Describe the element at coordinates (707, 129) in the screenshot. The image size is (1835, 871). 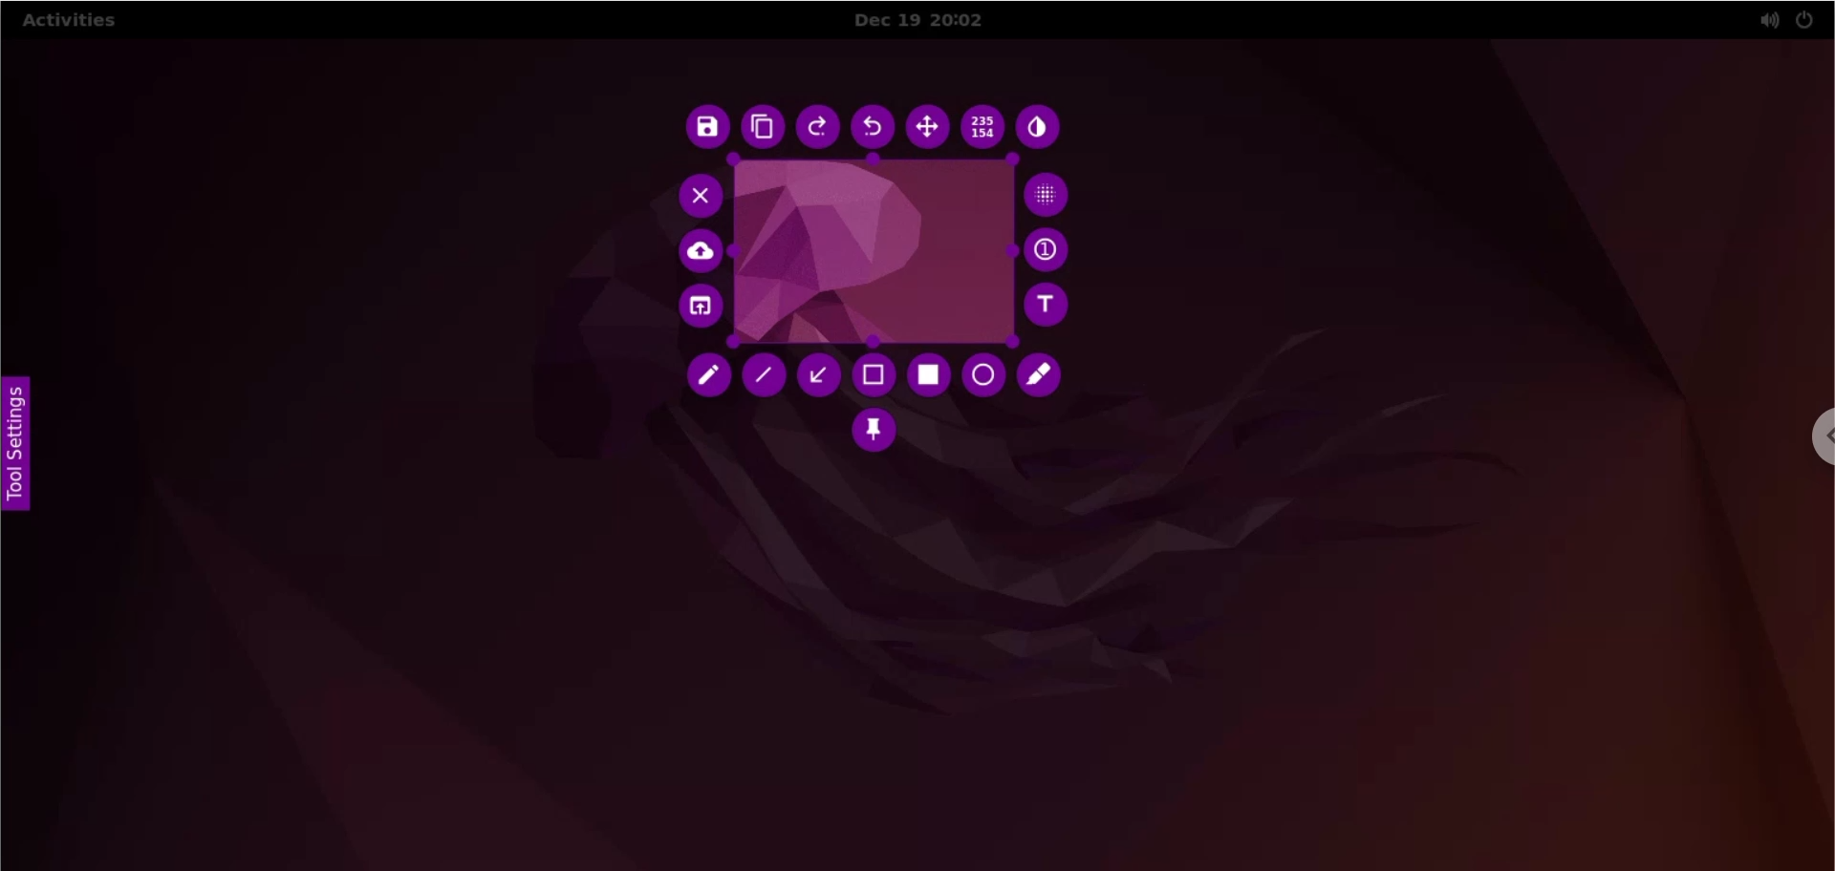
I see `save ` at that location.